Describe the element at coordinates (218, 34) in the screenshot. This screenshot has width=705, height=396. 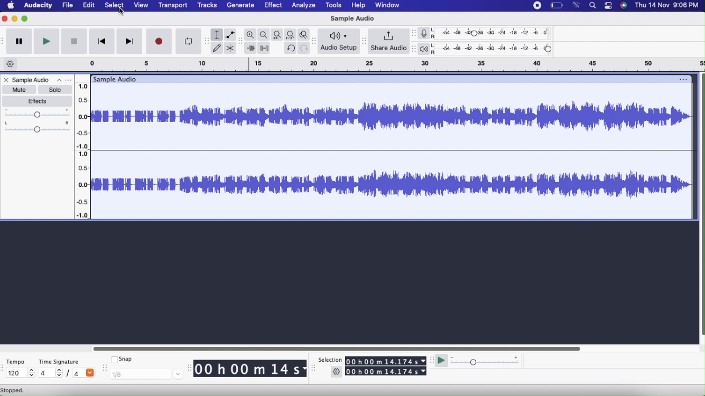
I see `Selection tool` at that location.